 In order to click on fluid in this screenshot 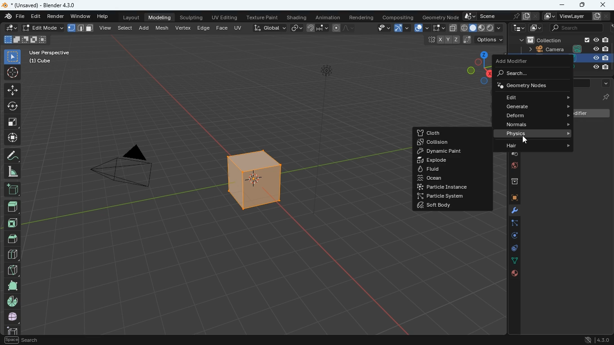, I will do `click(450, 169)`.